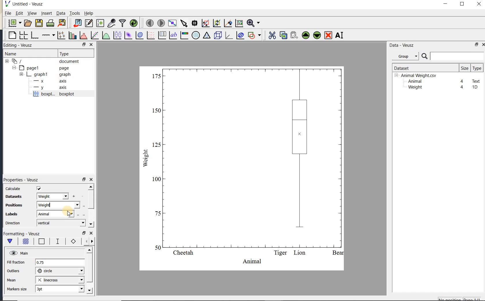 The height and width of the screenshot is (301, 485). I want to click on CLOSE, so click(91, 44).